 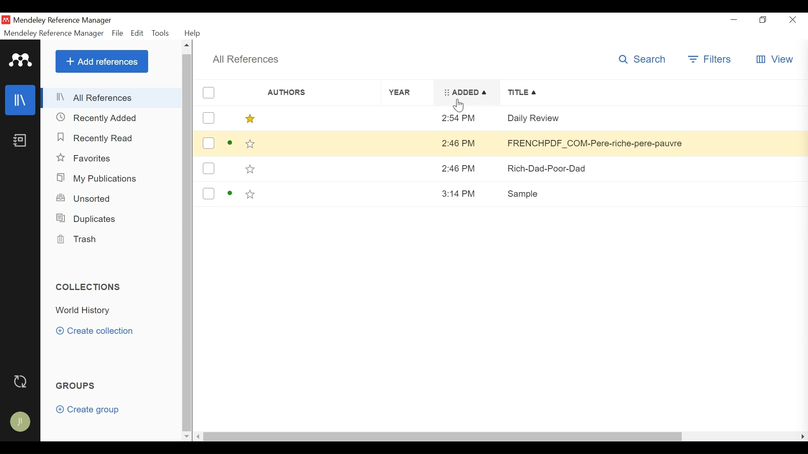 What do you see at coordinates (54, 33) in the screenshot?
I see `Mendeley Reference Manager` at bounding box center [54, 33].